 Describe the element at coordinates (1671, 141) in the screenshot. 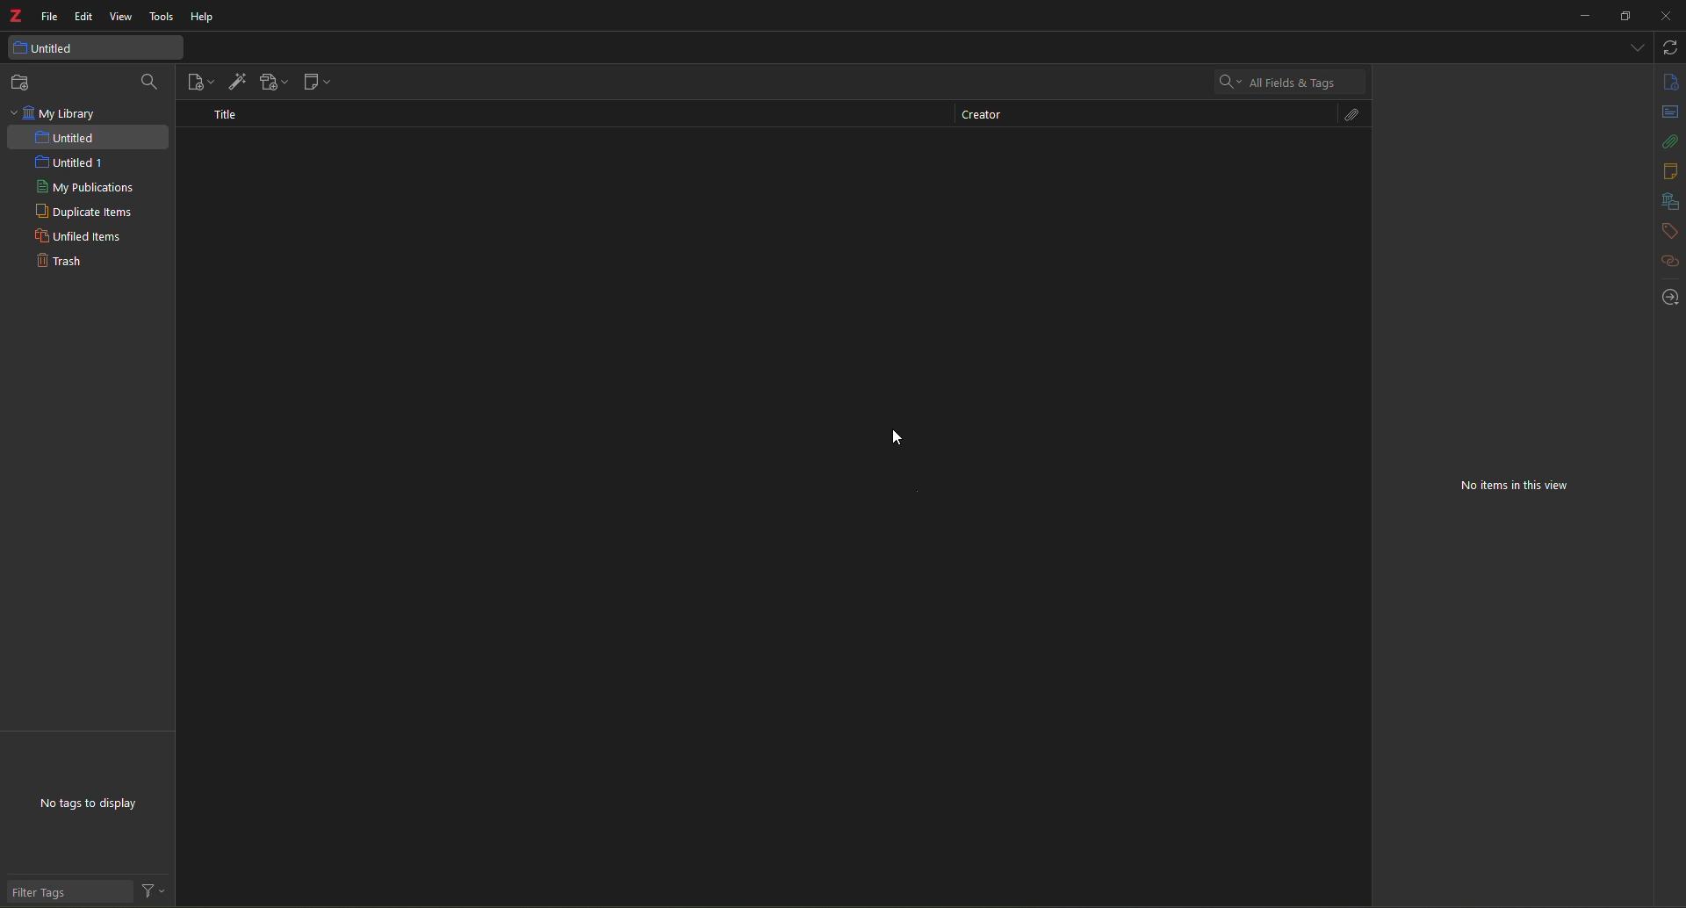

I see `attach` at that location.